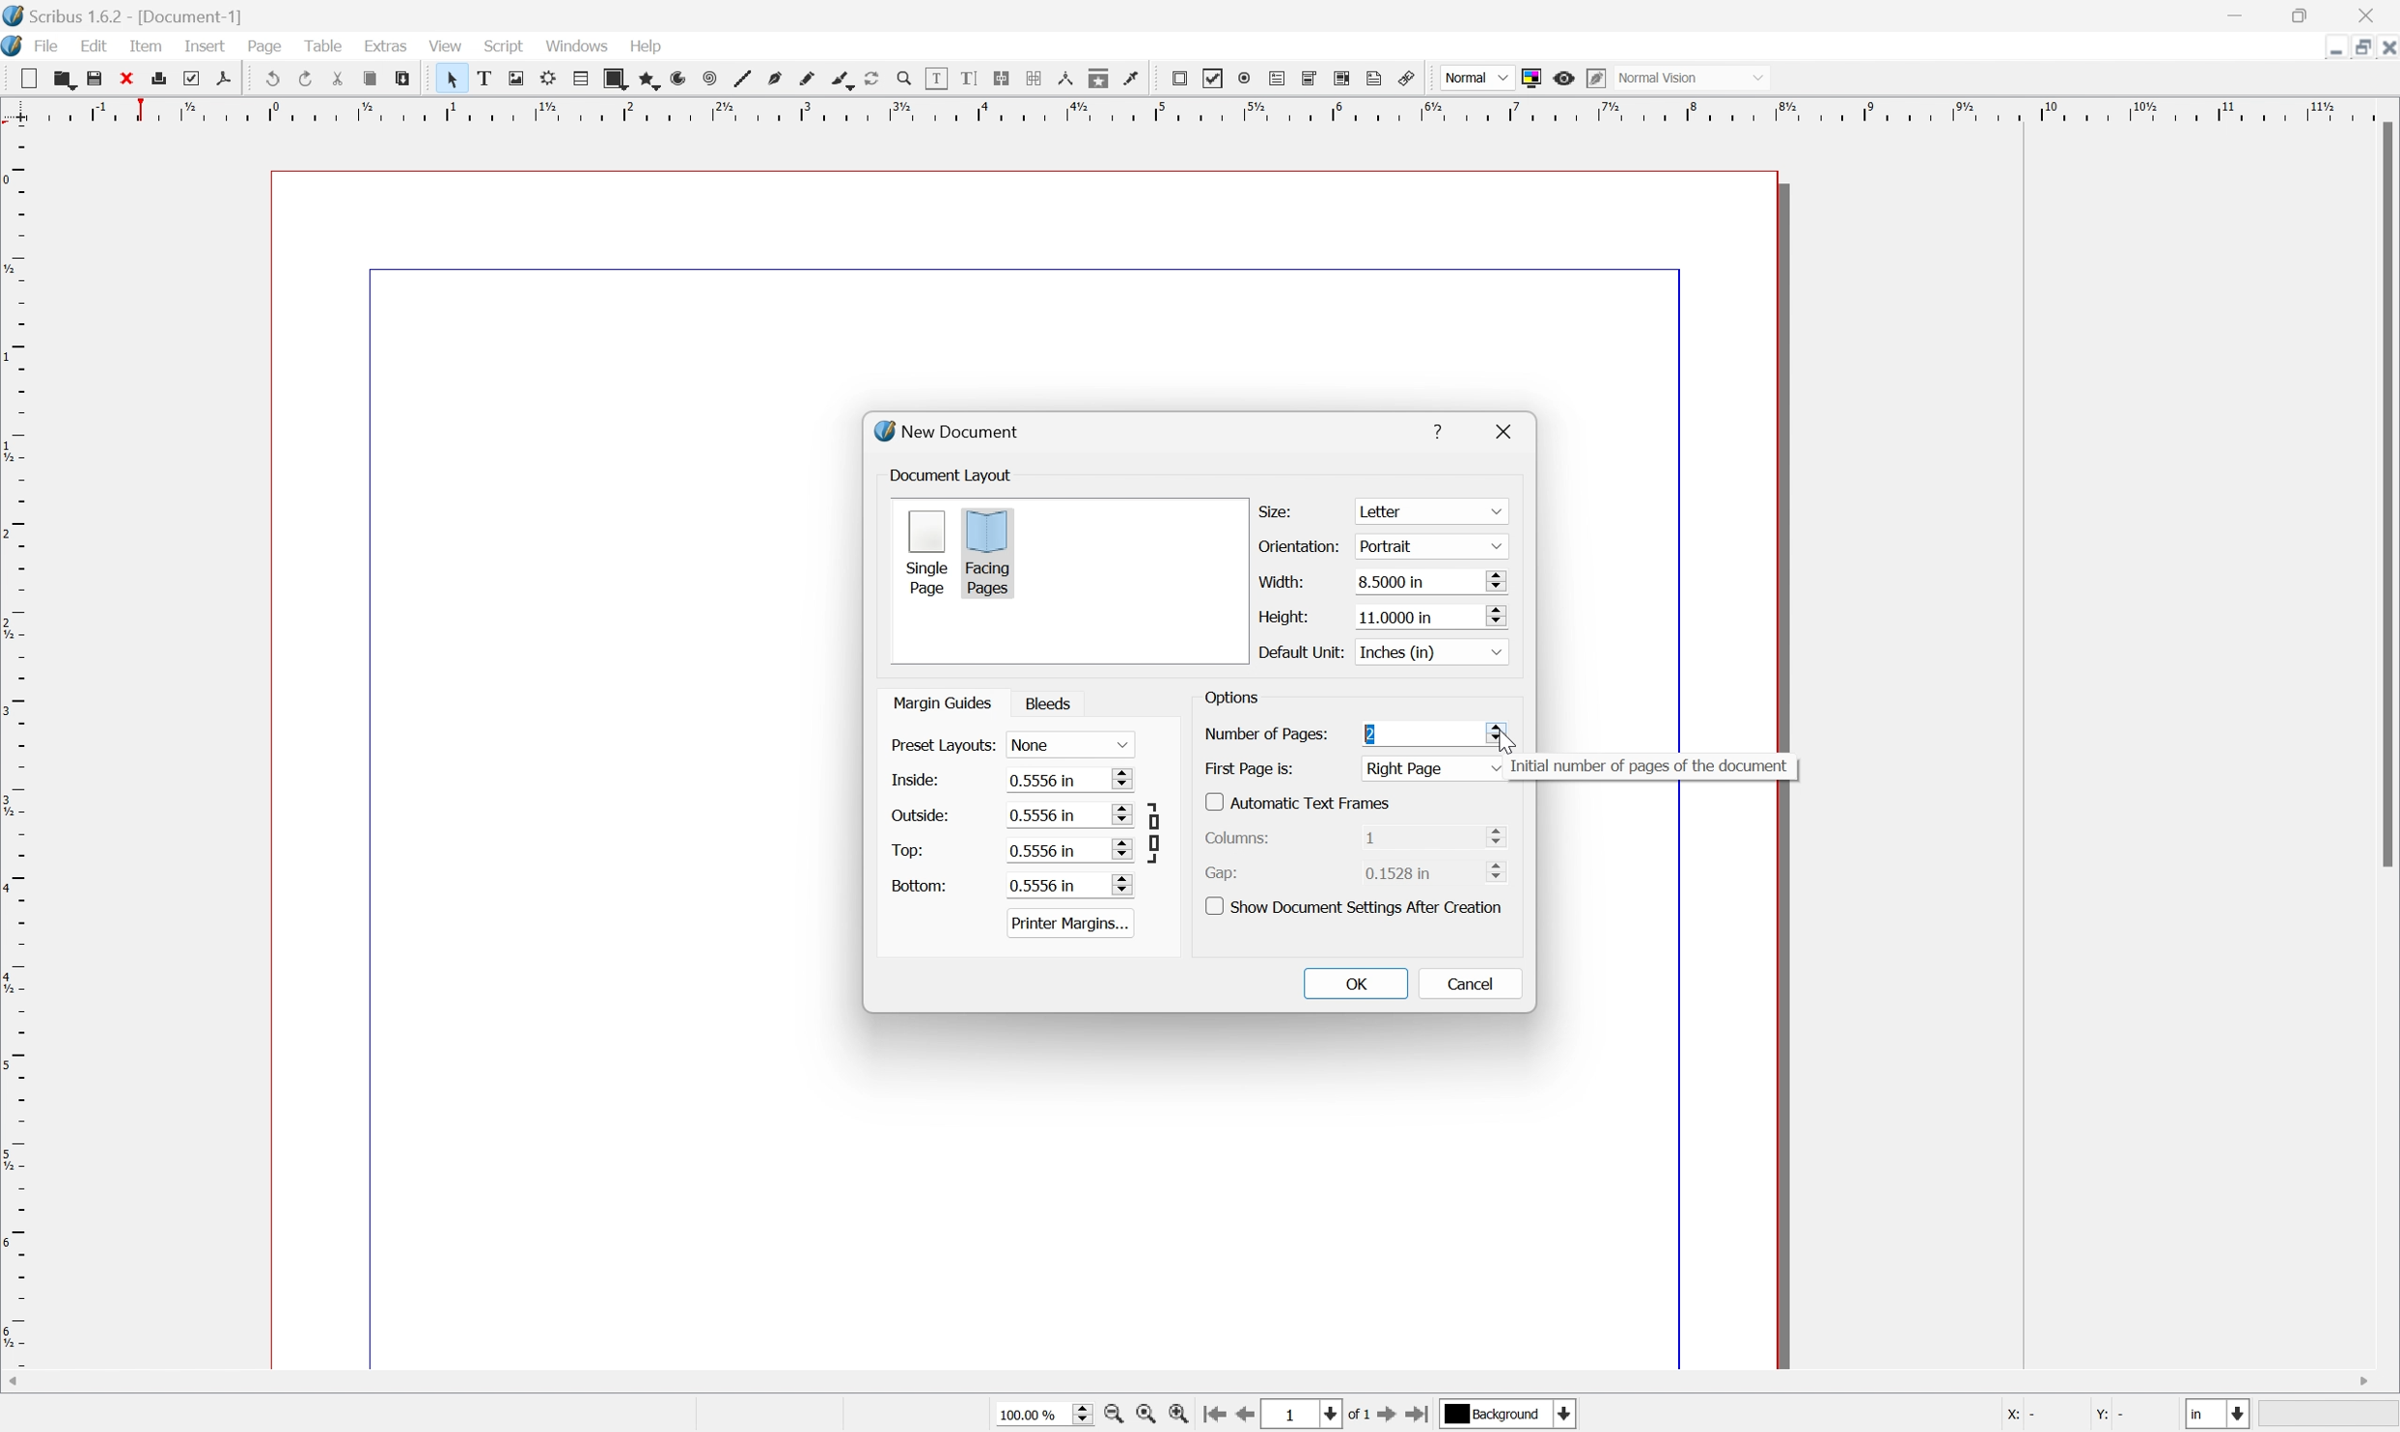 Image resolution: width=2400 pixels, height=1432 pixels. What do you see at coordinates (675, 79) in the screenshot?
I see `Arc` at bounding box center [675, 79].